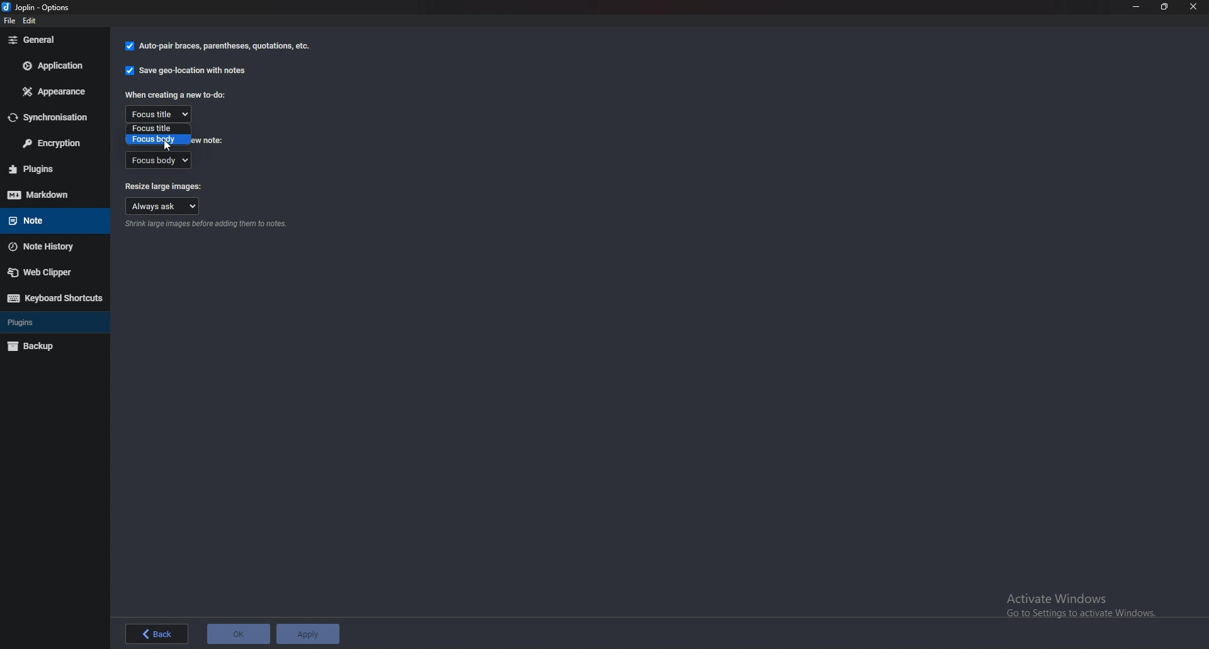  Describe the element at coordinates (57, 91) in the screenshot. I see `Appearance` at that location.